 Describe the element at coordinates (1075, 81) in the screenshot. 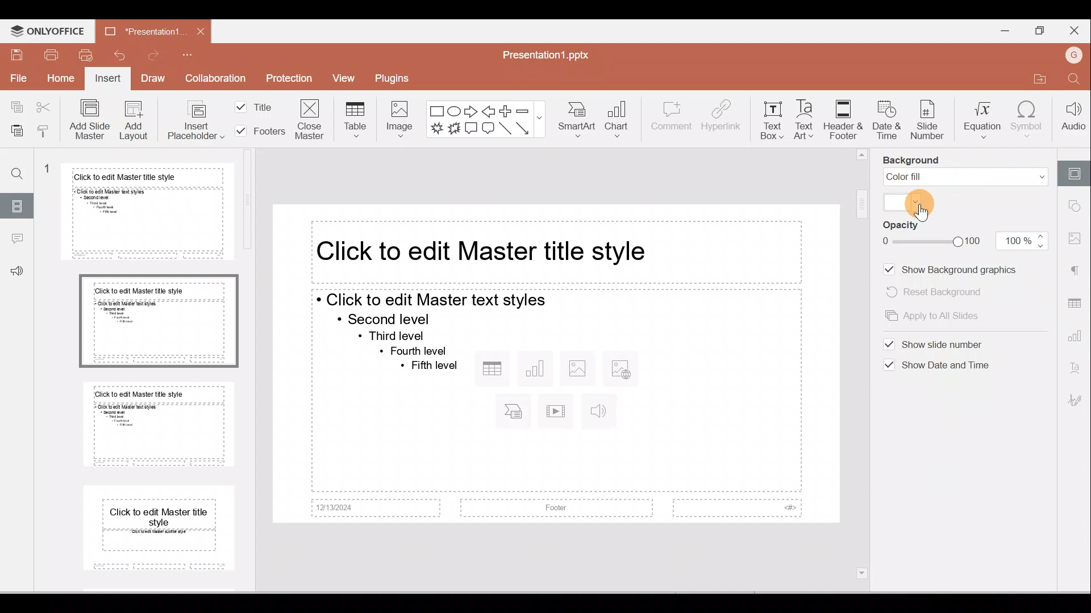

I see `Find` at that location.